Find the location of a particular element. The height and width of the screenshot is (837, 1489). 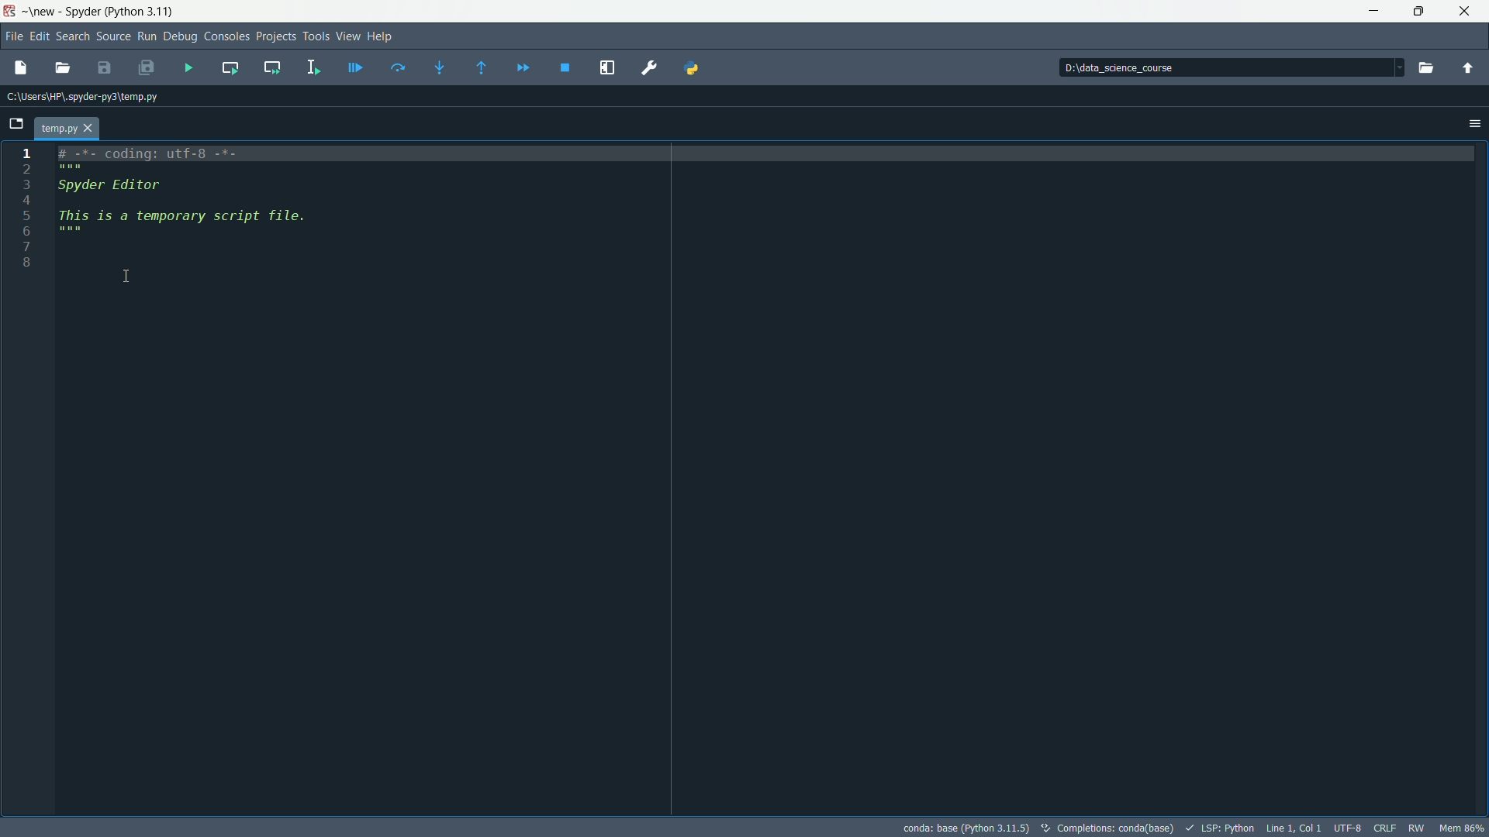

browse a working directory is located at coordinates (1425, 67).